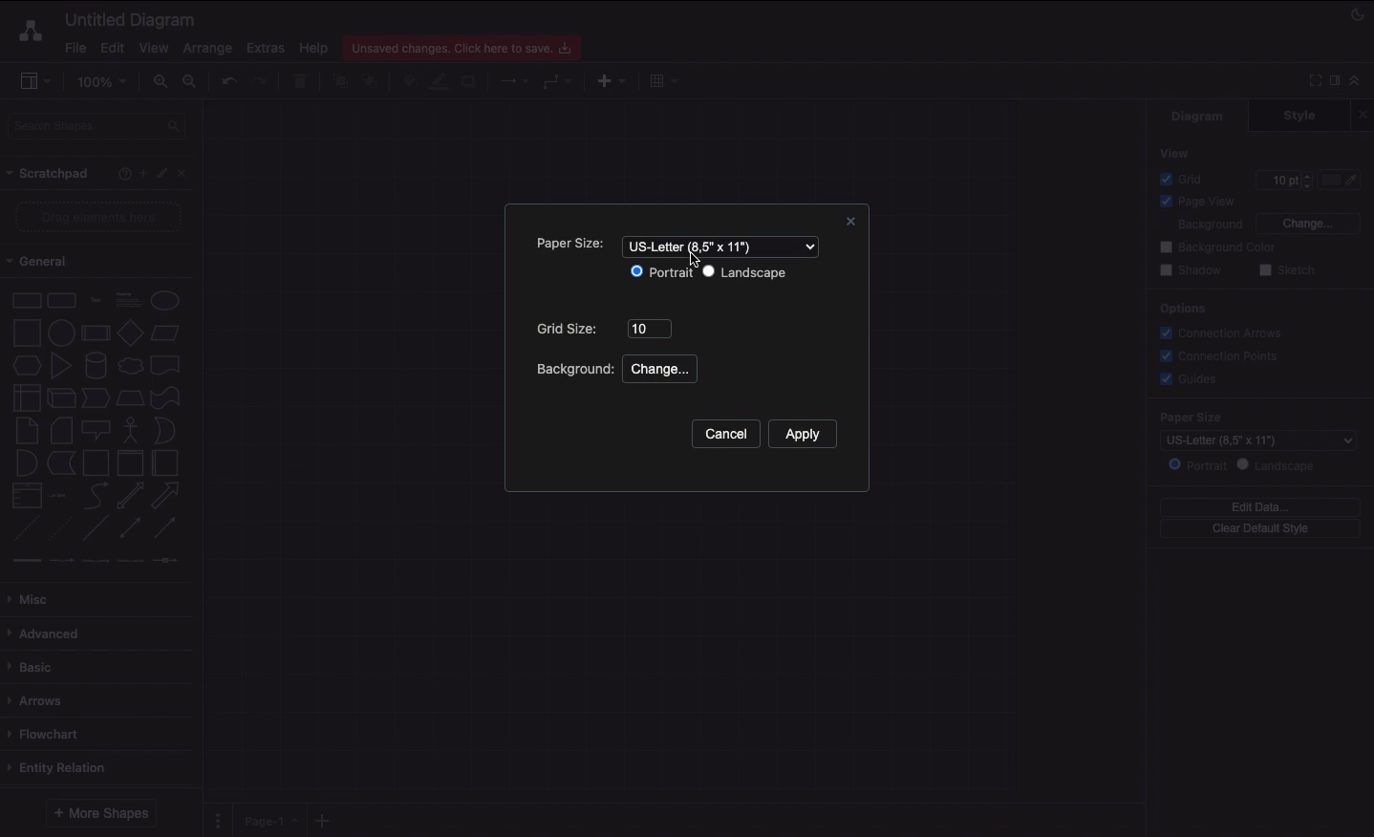  What do you see at coordinates (131, 461) in the screenshot?
I see `Vertical container` at bounding box center [131, 461].